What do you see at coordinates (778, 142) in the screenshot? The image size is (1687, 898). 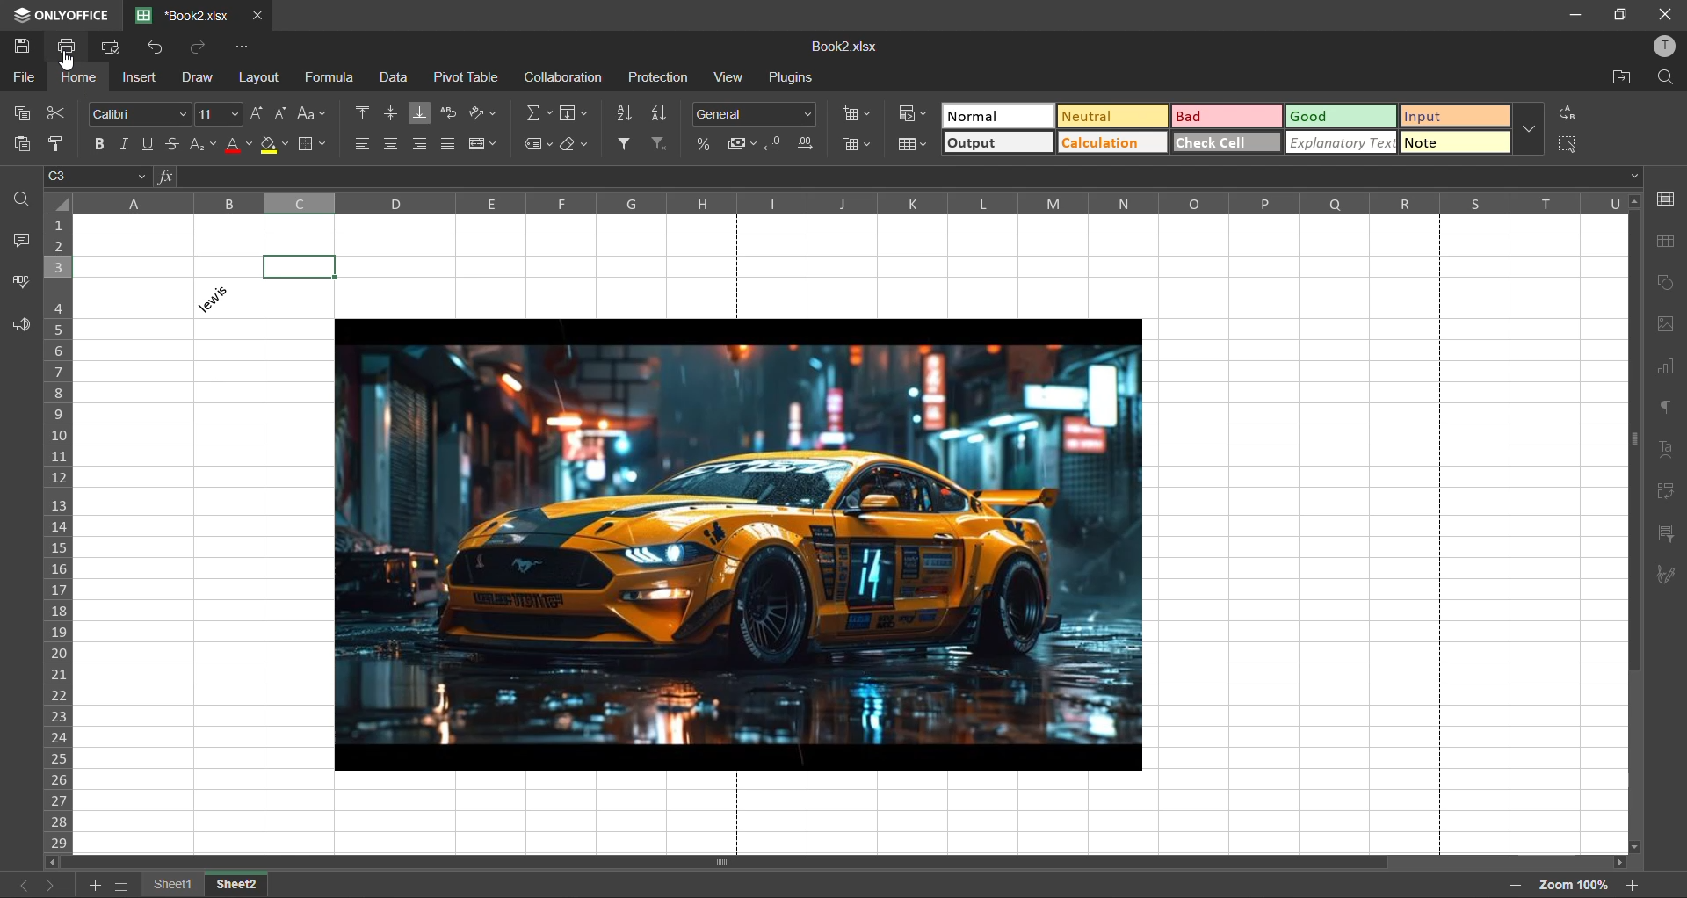 I see `decrease decimal` at bounding box center [778, 142].